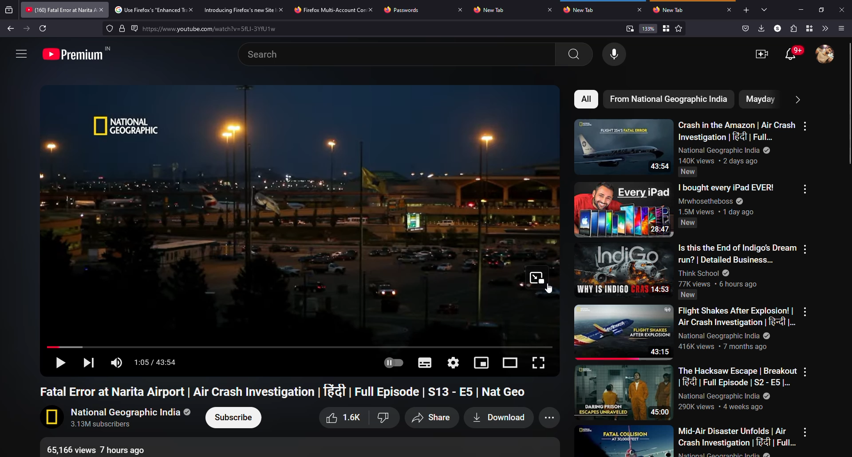 This screenshot has width=852, height=457. I want to click on tab, so click(672, 10).